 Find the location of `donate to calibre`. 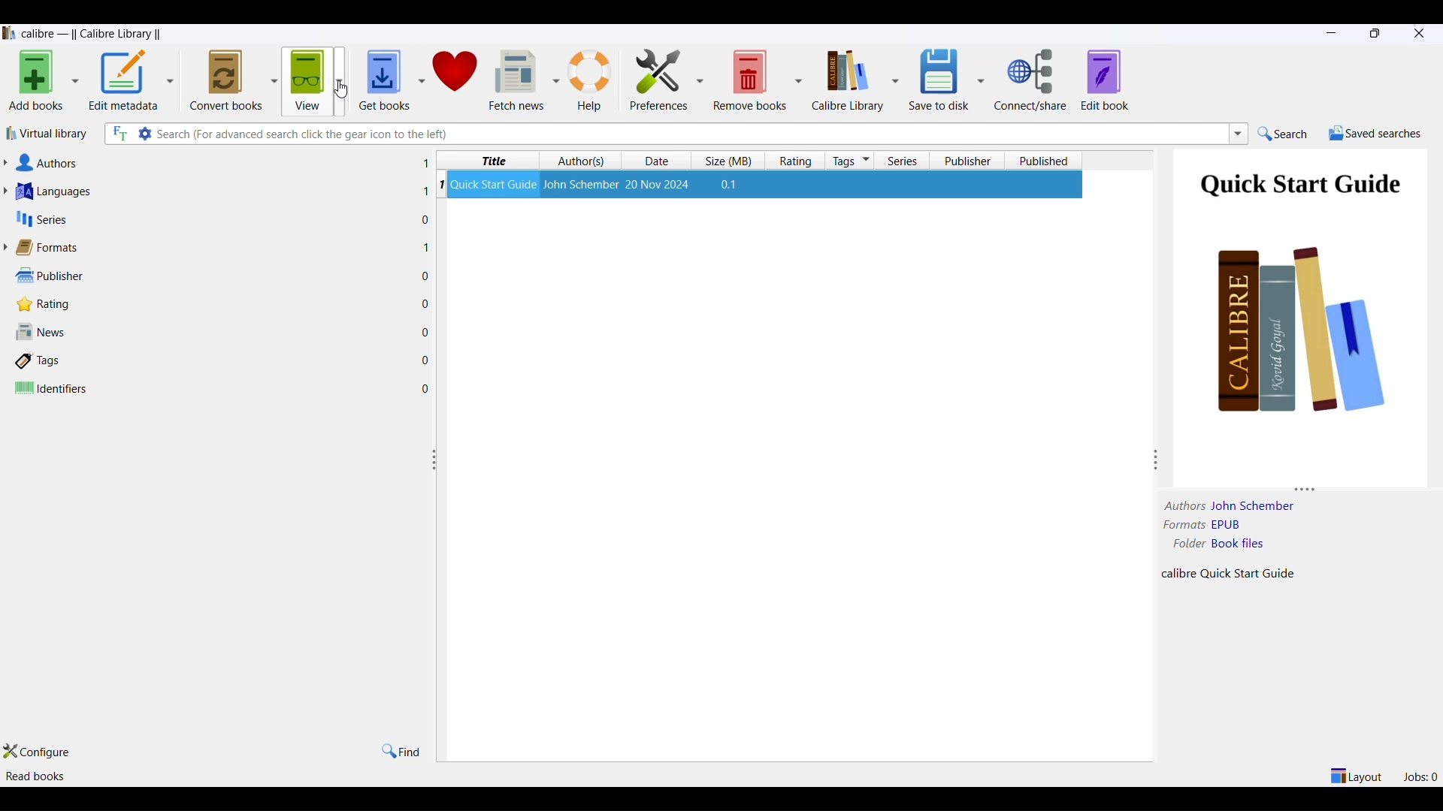

donate to calibre is located at coordinates (457, 77).